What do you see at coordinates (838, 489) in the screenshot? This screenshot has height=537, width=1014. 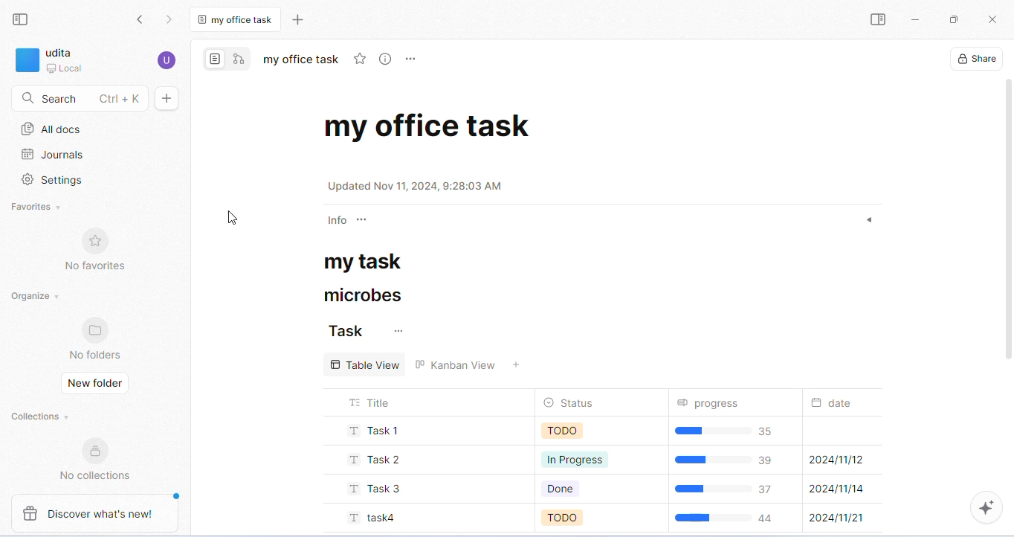 I see `submission date of task3` at bounding box center [838, 489].